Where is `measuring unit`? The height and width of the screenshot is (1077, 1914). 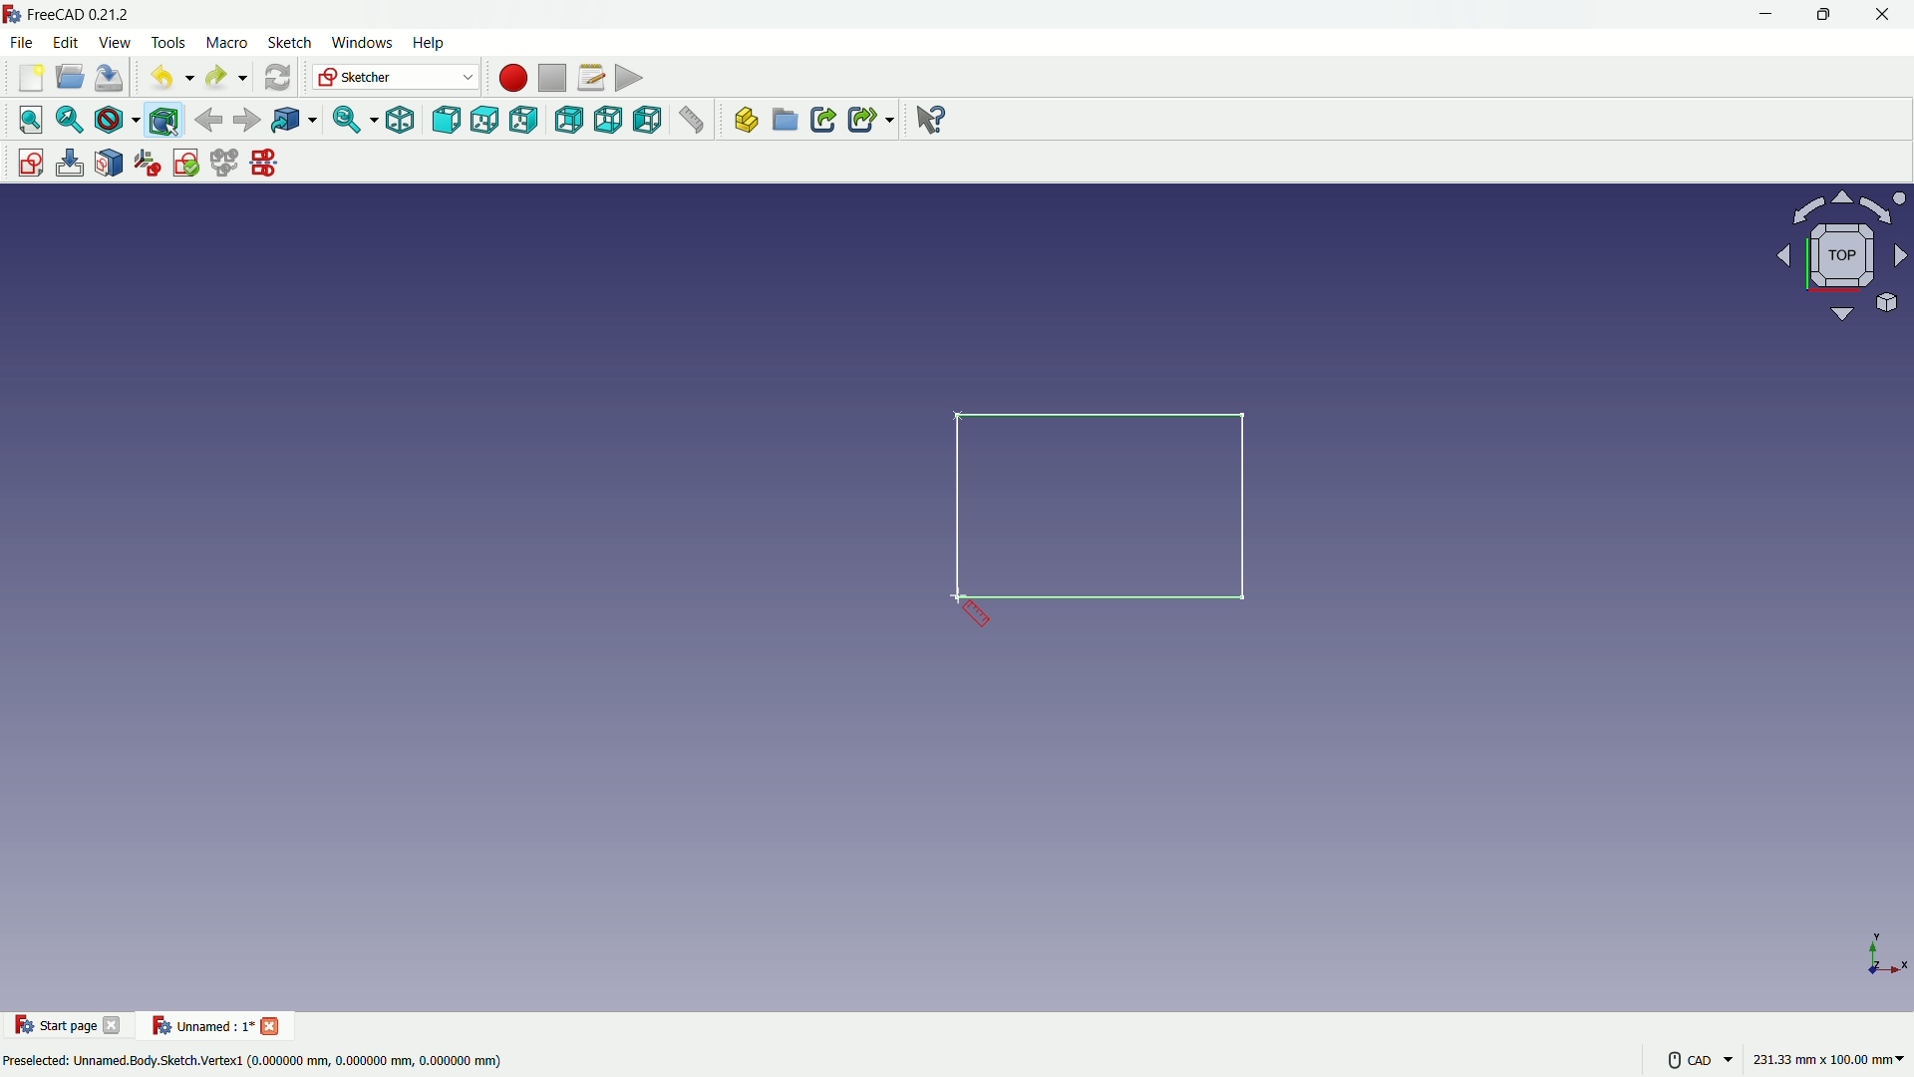
measuring unit is located at coordinates (1824, 1062).